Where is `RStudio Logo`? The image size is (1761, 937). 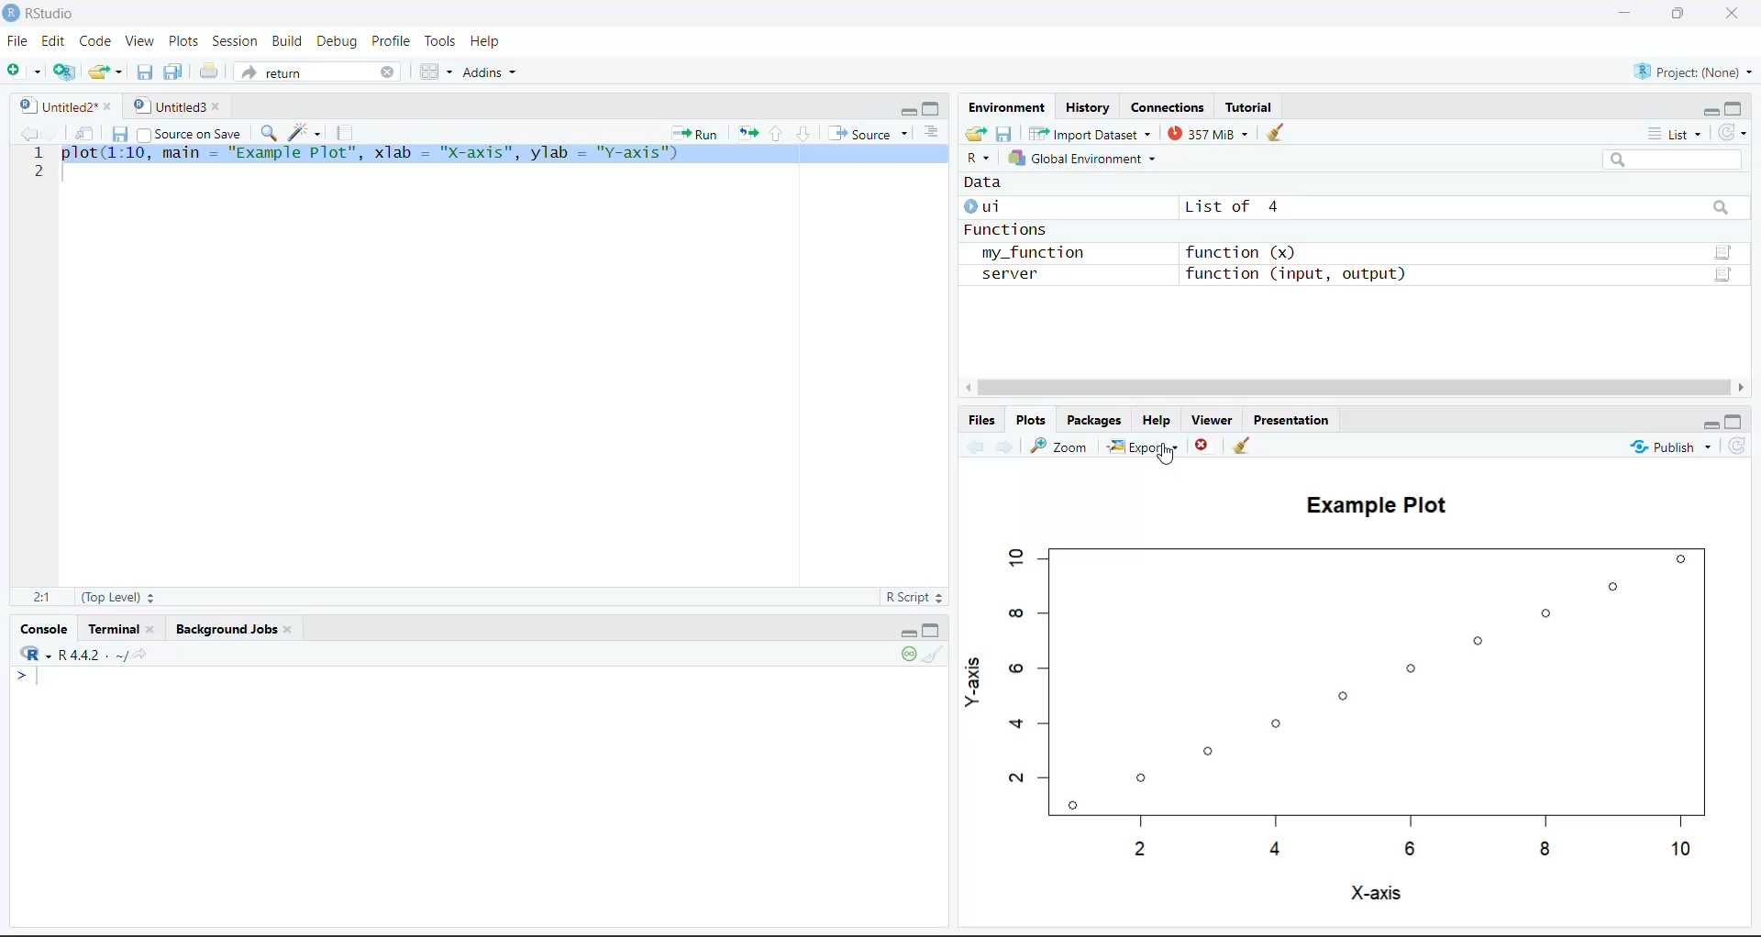
RStudio Logo is located at coordinates (28, 651).